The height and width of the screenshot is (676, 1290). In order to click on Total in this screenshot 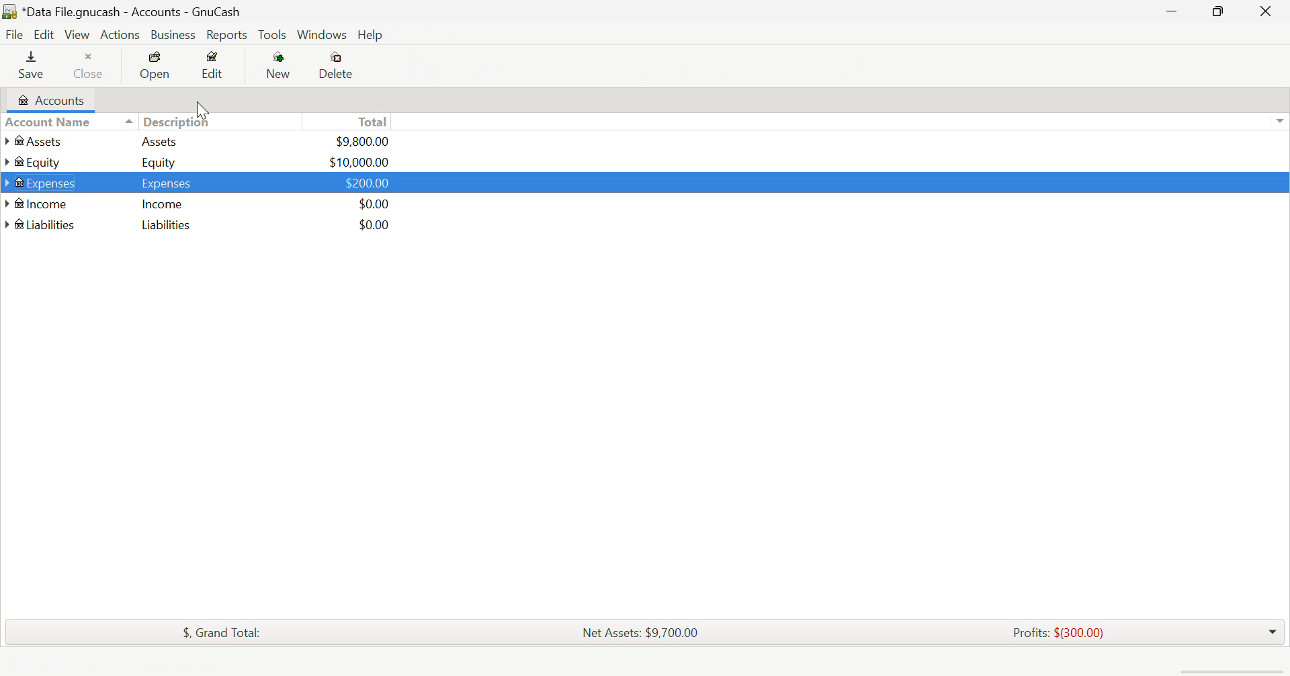, I will do `click(354, 122)`.